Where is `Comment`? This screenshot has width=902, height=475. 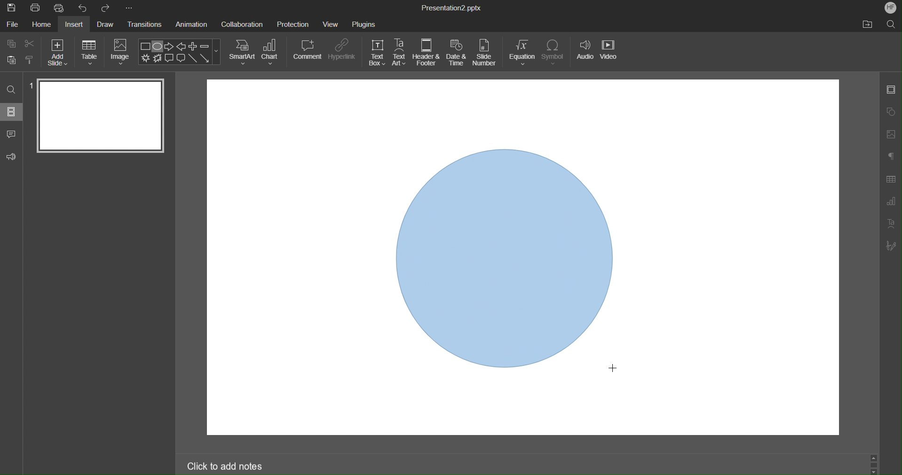
Comment is located at coordinates (12, 132).